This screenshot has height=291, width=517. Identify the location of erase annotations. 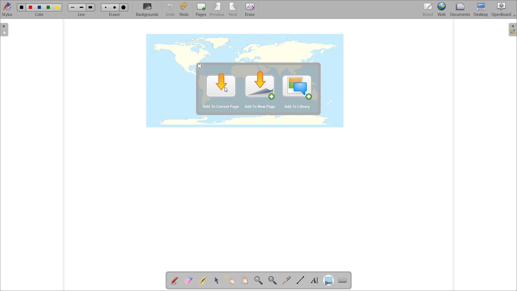
(188, 280).